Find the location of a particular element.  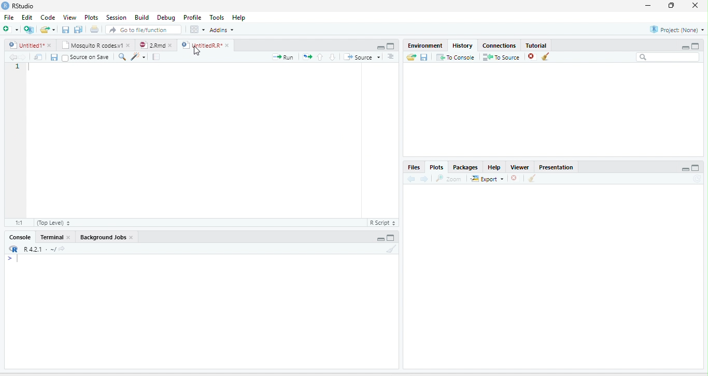

Maximize is located at coordinates (696, 46).